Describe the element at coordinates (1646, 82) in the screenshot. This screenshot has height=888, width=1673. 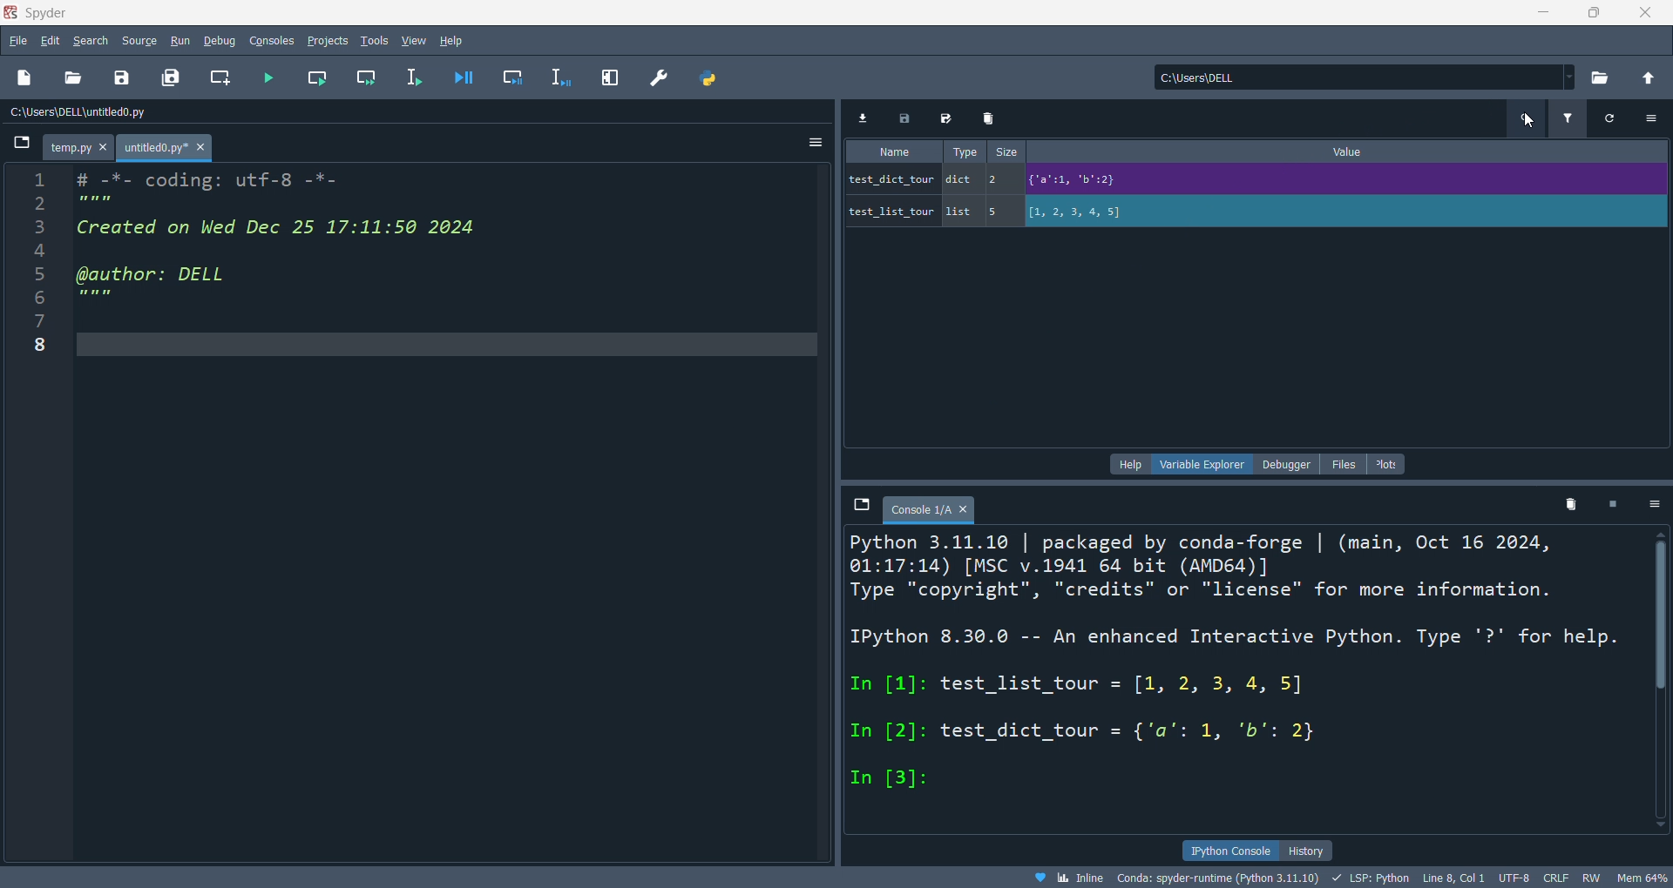
I see `open parent directory` at that location.